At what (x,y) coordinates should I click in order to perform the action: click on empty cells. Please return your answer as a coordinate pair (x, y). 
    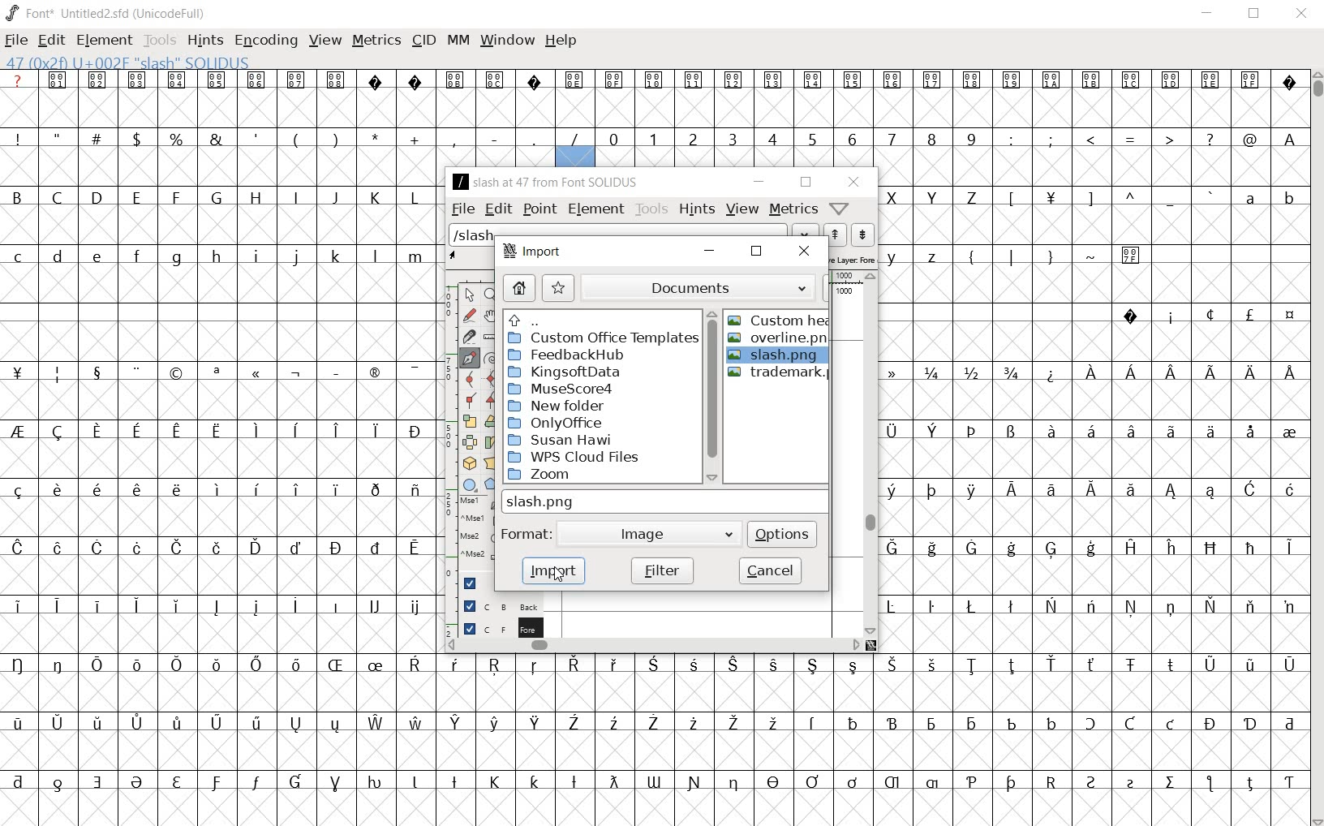
    Looking at the image, I should click on (653, 751).